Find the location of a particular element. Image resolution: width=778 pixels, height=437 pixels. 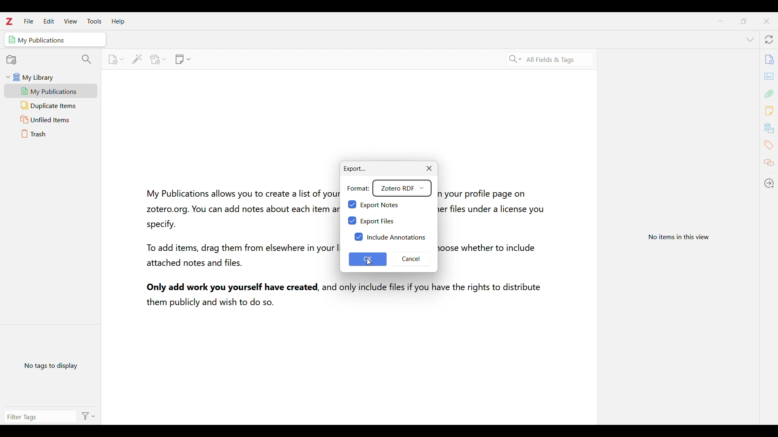

Current tab is located at coordinates (55, 39).